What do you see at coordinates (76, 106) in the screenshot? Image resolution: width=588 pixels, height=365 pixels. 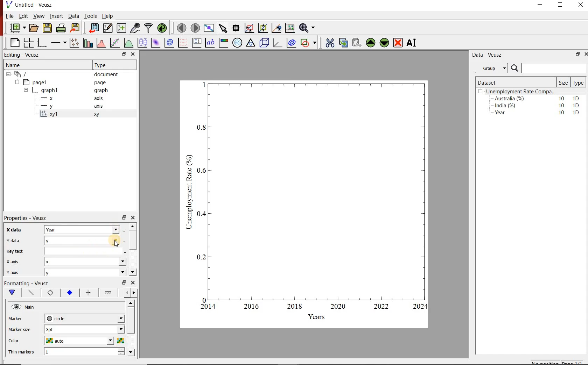 I see `y axis` at bounding box center [76, 106].